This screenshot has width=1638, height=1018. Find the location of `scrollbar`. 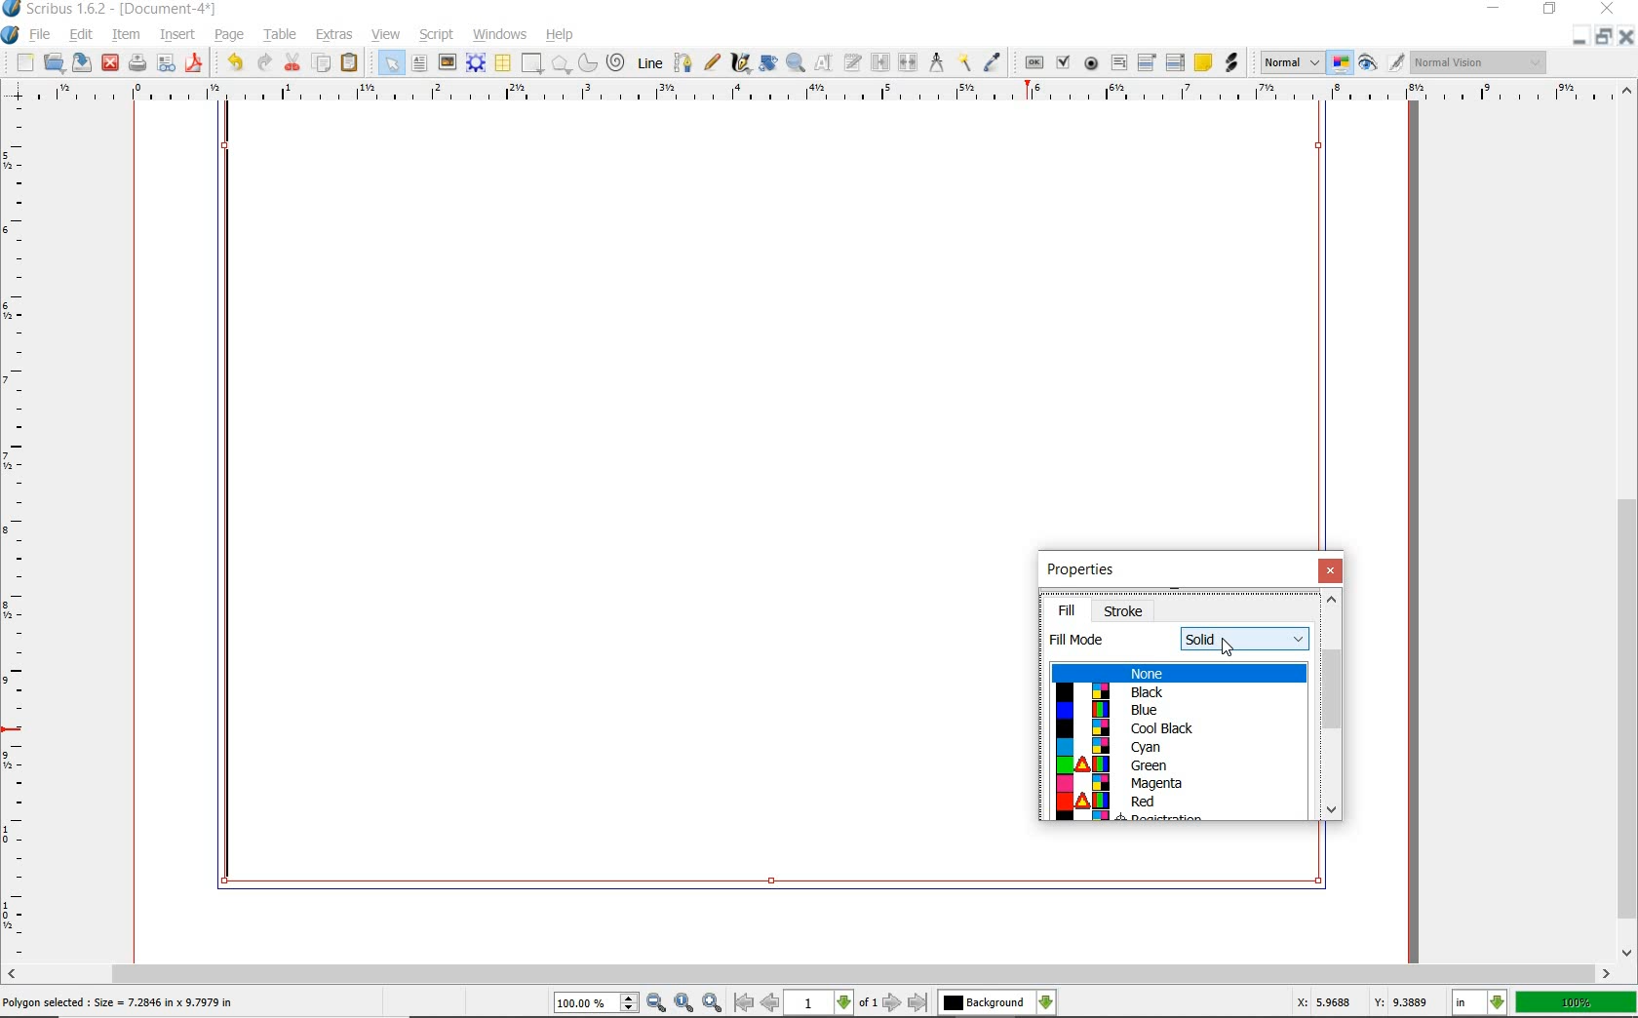

scrollbar is located at coordinates (1626, 522).